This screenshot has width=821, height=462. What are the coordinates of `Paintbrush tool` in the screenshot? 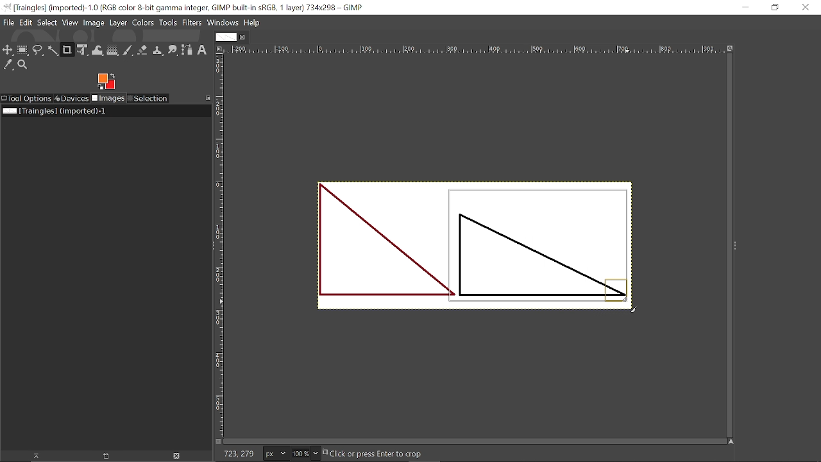 It's located at (128, 51).